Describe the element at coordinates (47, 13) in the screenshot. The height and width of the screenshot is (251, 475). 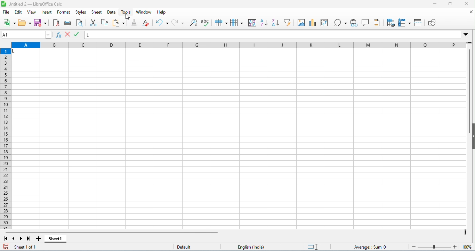
I see `insert` at that location.